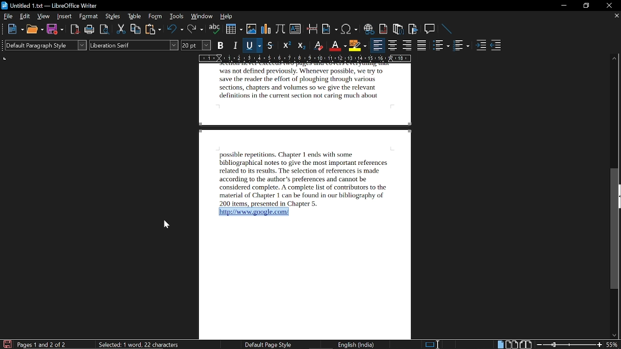 The height and width of the screenshot is (349, 621). I want to click on toggle ordered list, so click(441, 46).